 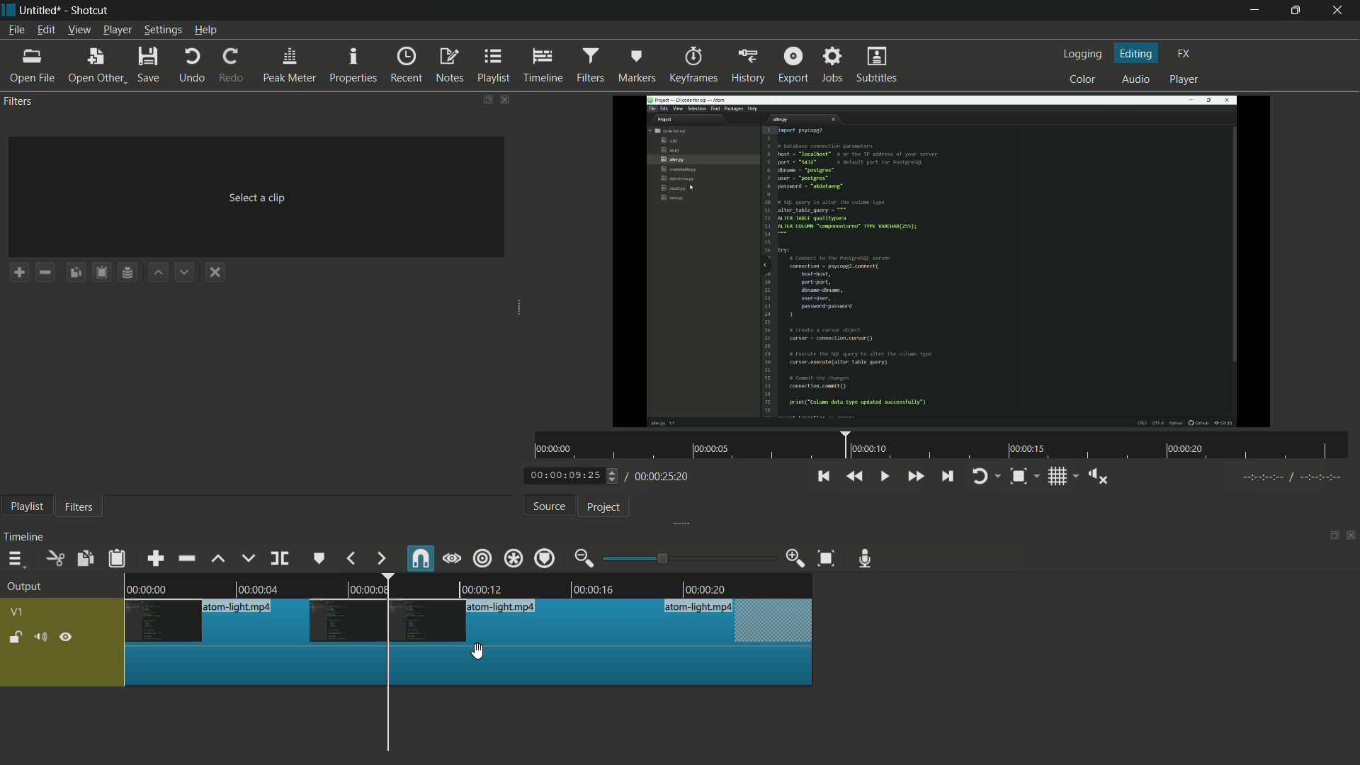 I want to click on open other, so click(x=97, y=66).